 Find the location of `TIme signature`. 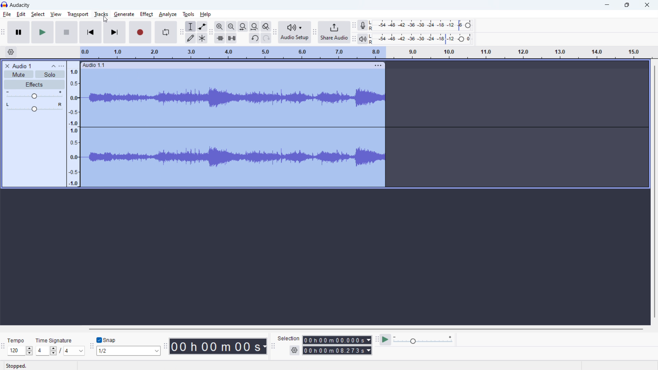

TIme signature is located at coordinates (55, 341).